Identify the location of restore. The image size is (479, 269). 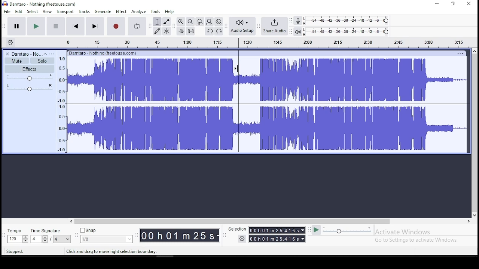
(453, 4).